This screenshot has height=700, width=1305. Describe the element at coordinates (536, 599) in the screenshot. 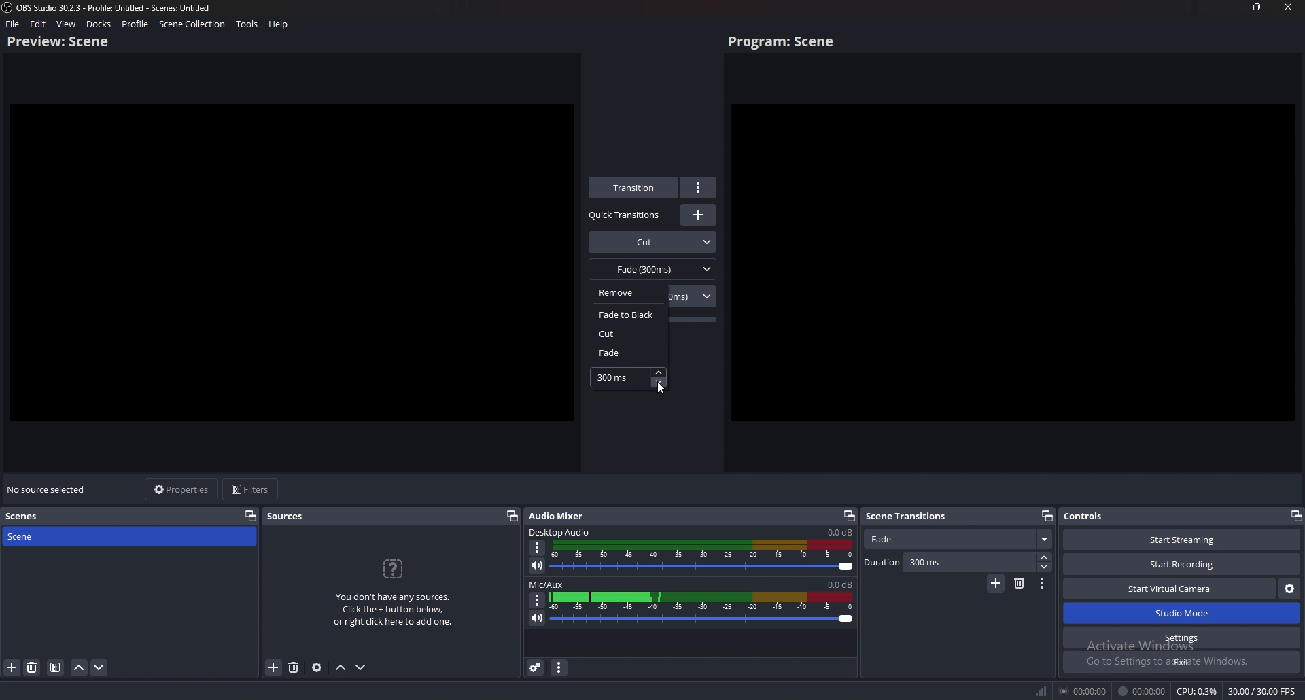

I see `Options` at that location.